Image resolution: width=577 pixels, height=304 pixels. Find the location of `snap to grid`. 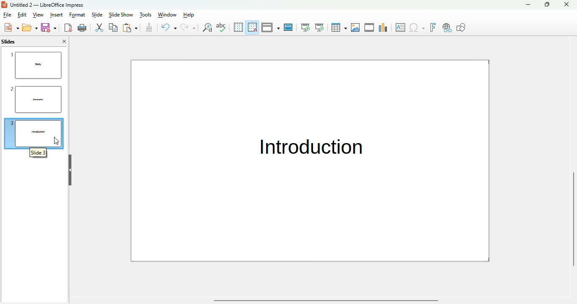

snap to grid is located at coordinates (253, 27).